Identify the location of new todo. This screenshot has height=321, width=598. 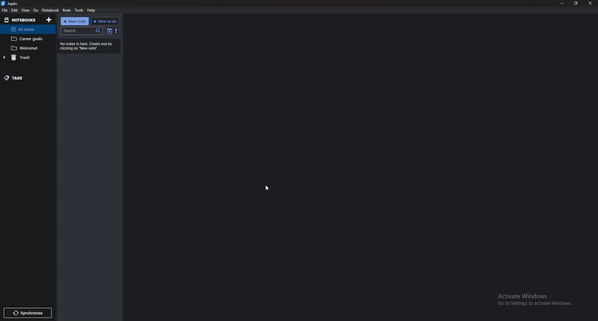
(106, 21).